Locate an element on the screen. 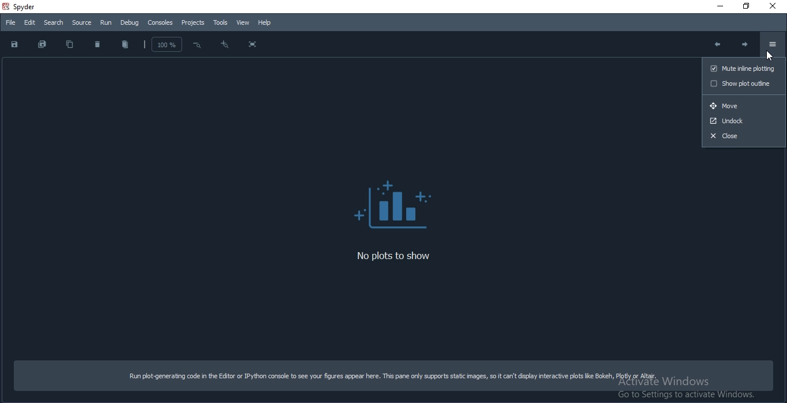  close is located at coordinates (745, 136).